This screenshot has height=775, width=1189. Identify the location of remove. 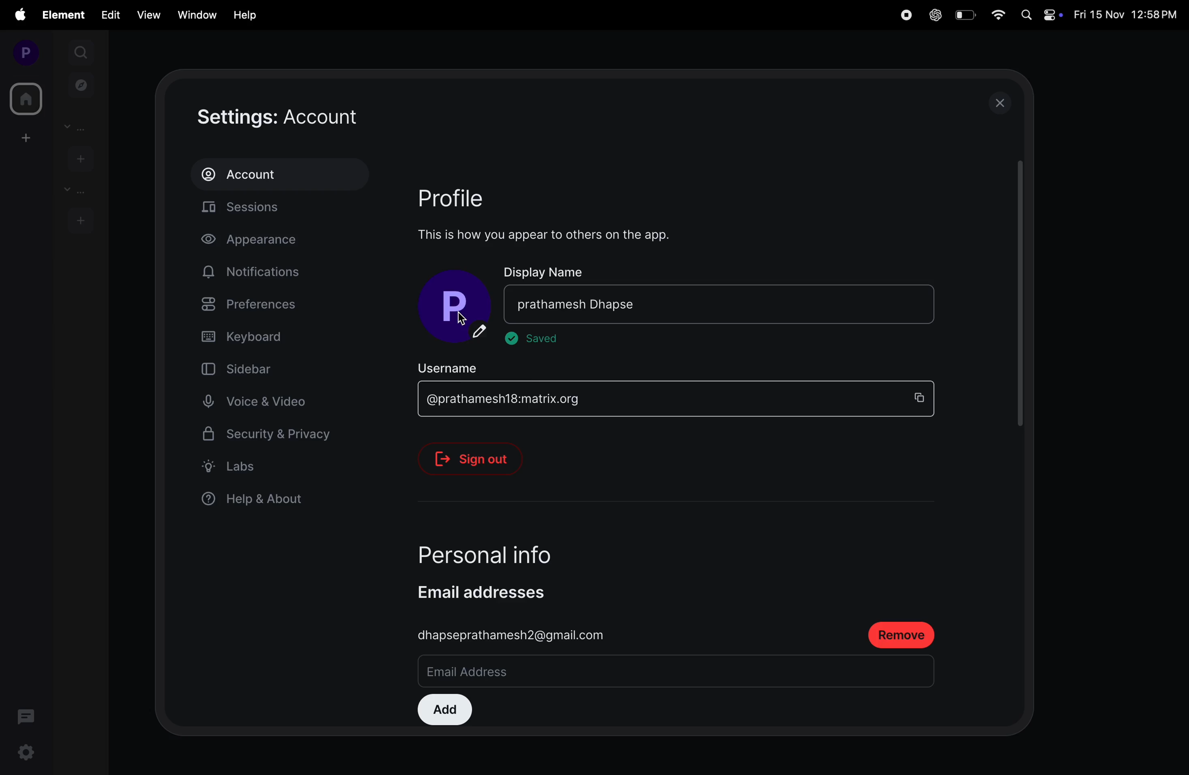
(904, 632).